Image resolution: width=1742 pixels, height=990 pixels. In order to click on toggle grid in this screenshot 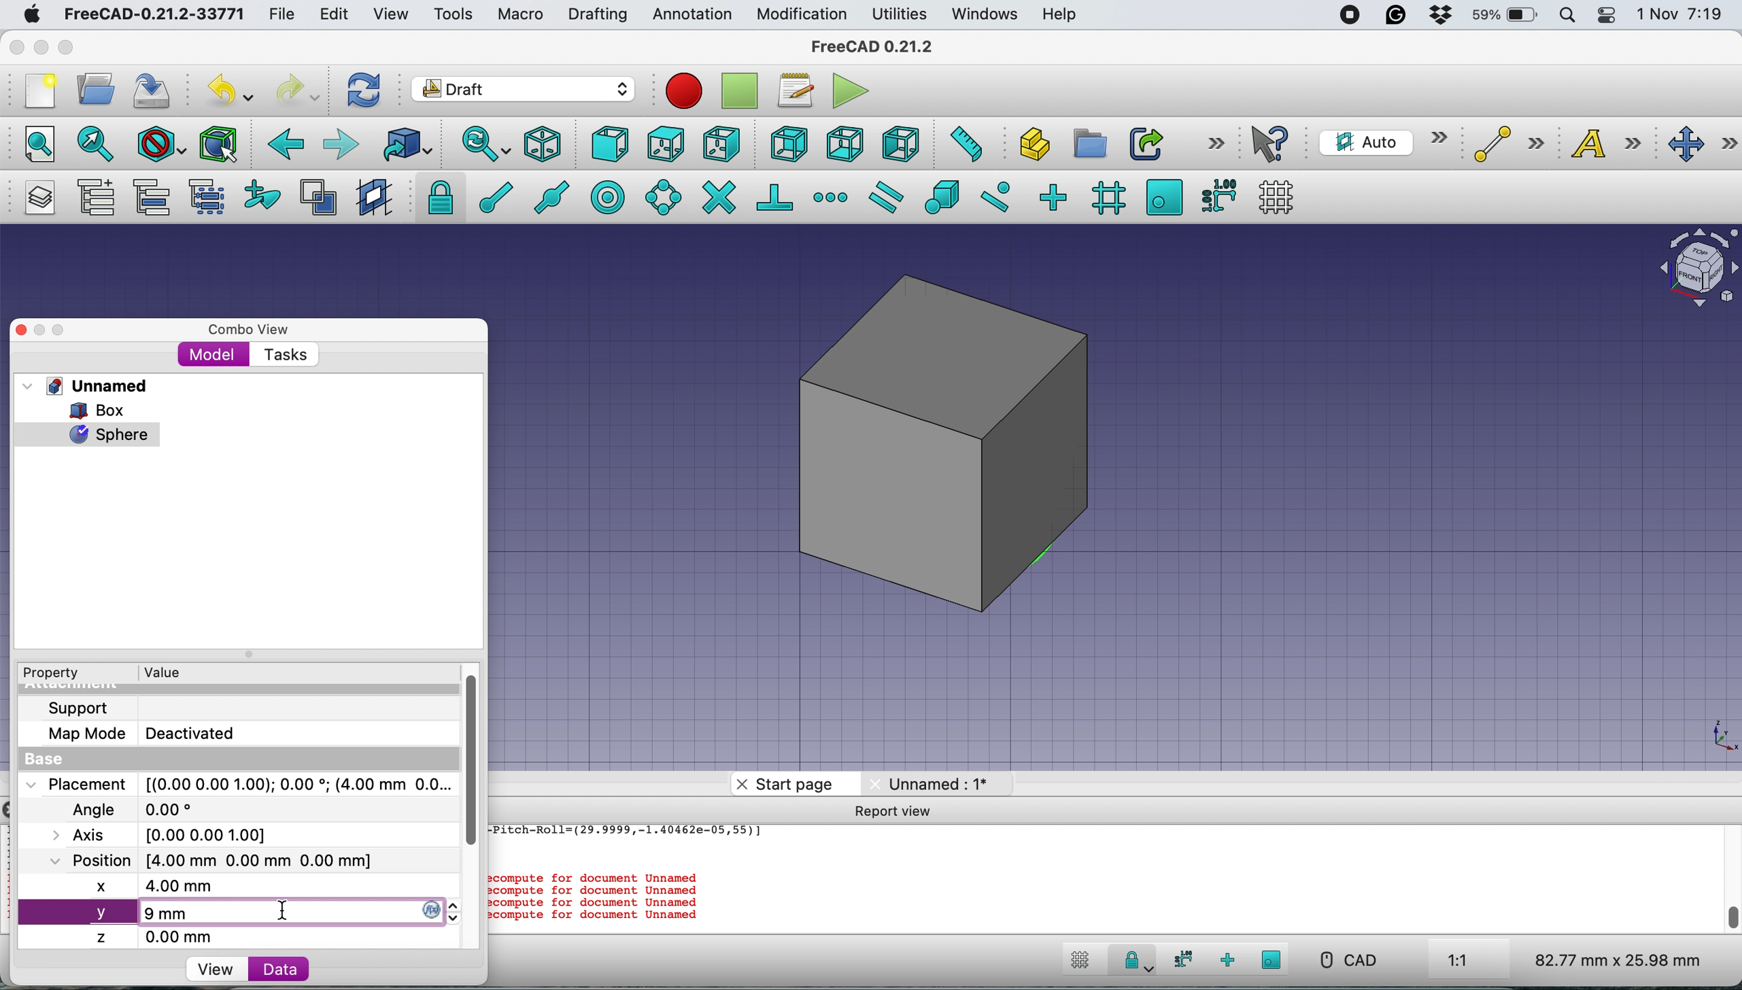, I will do `click(1276, 197)`.